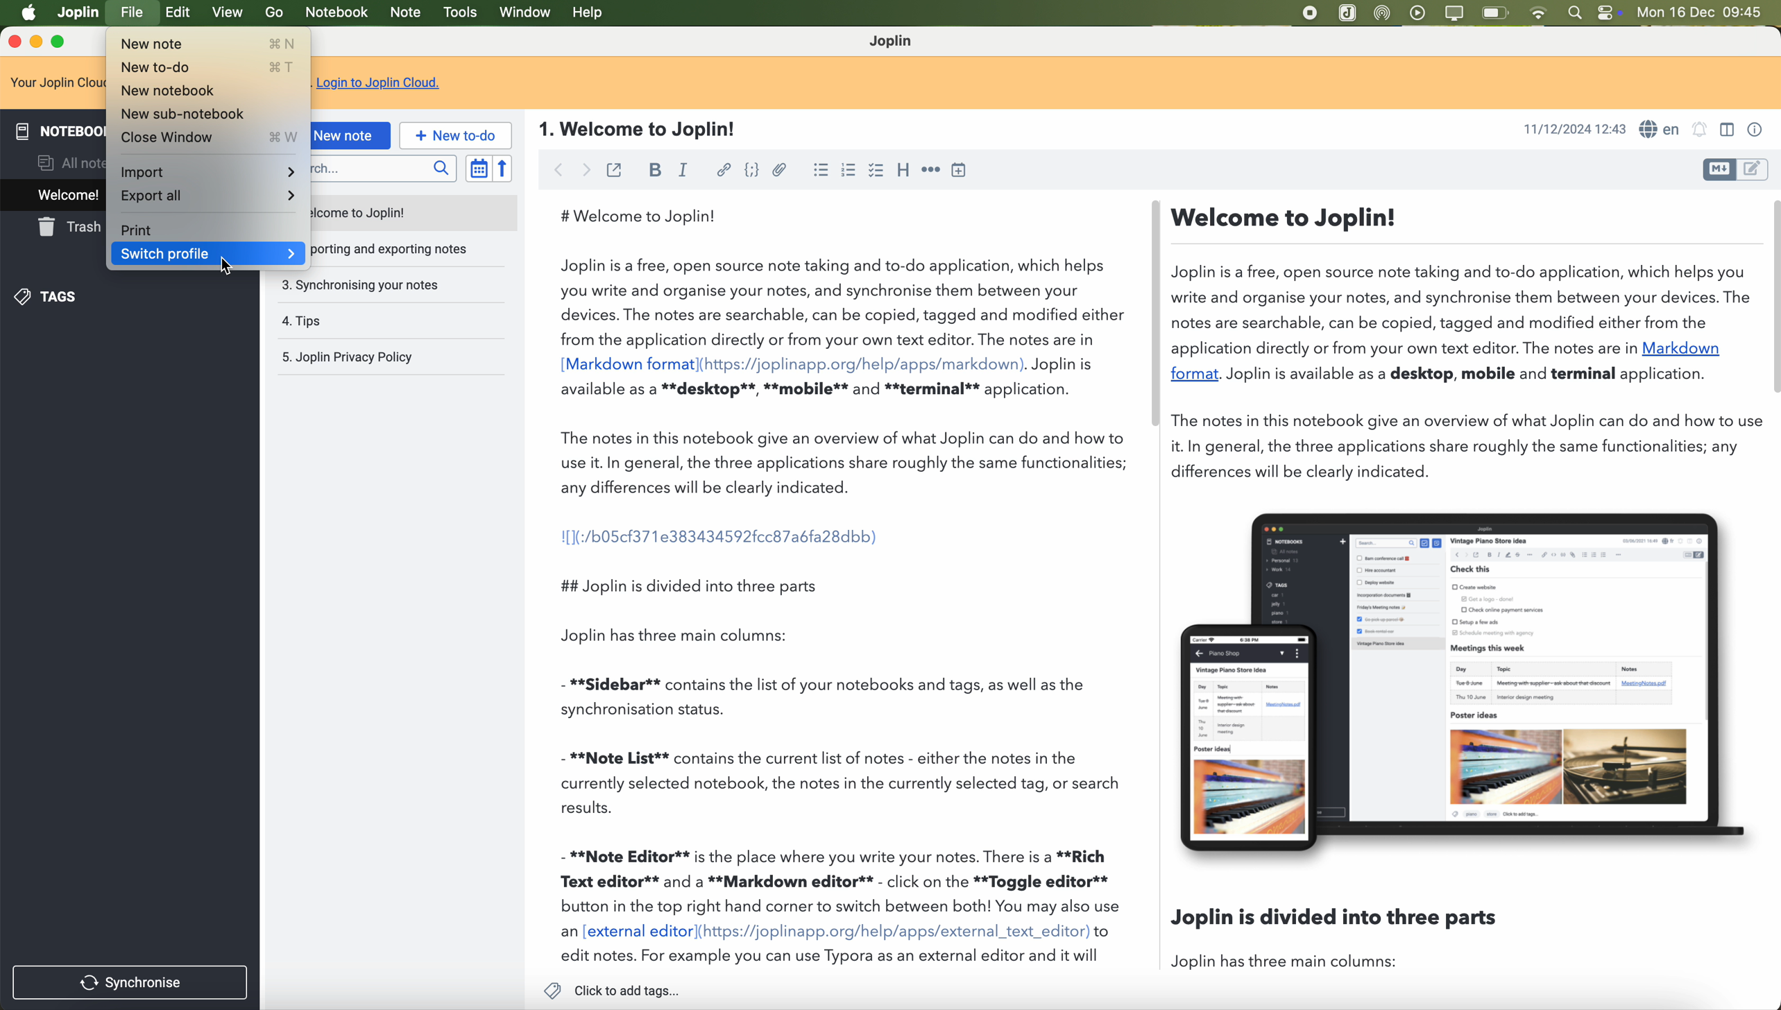  I want to click on checkbox, so click(878, 171).